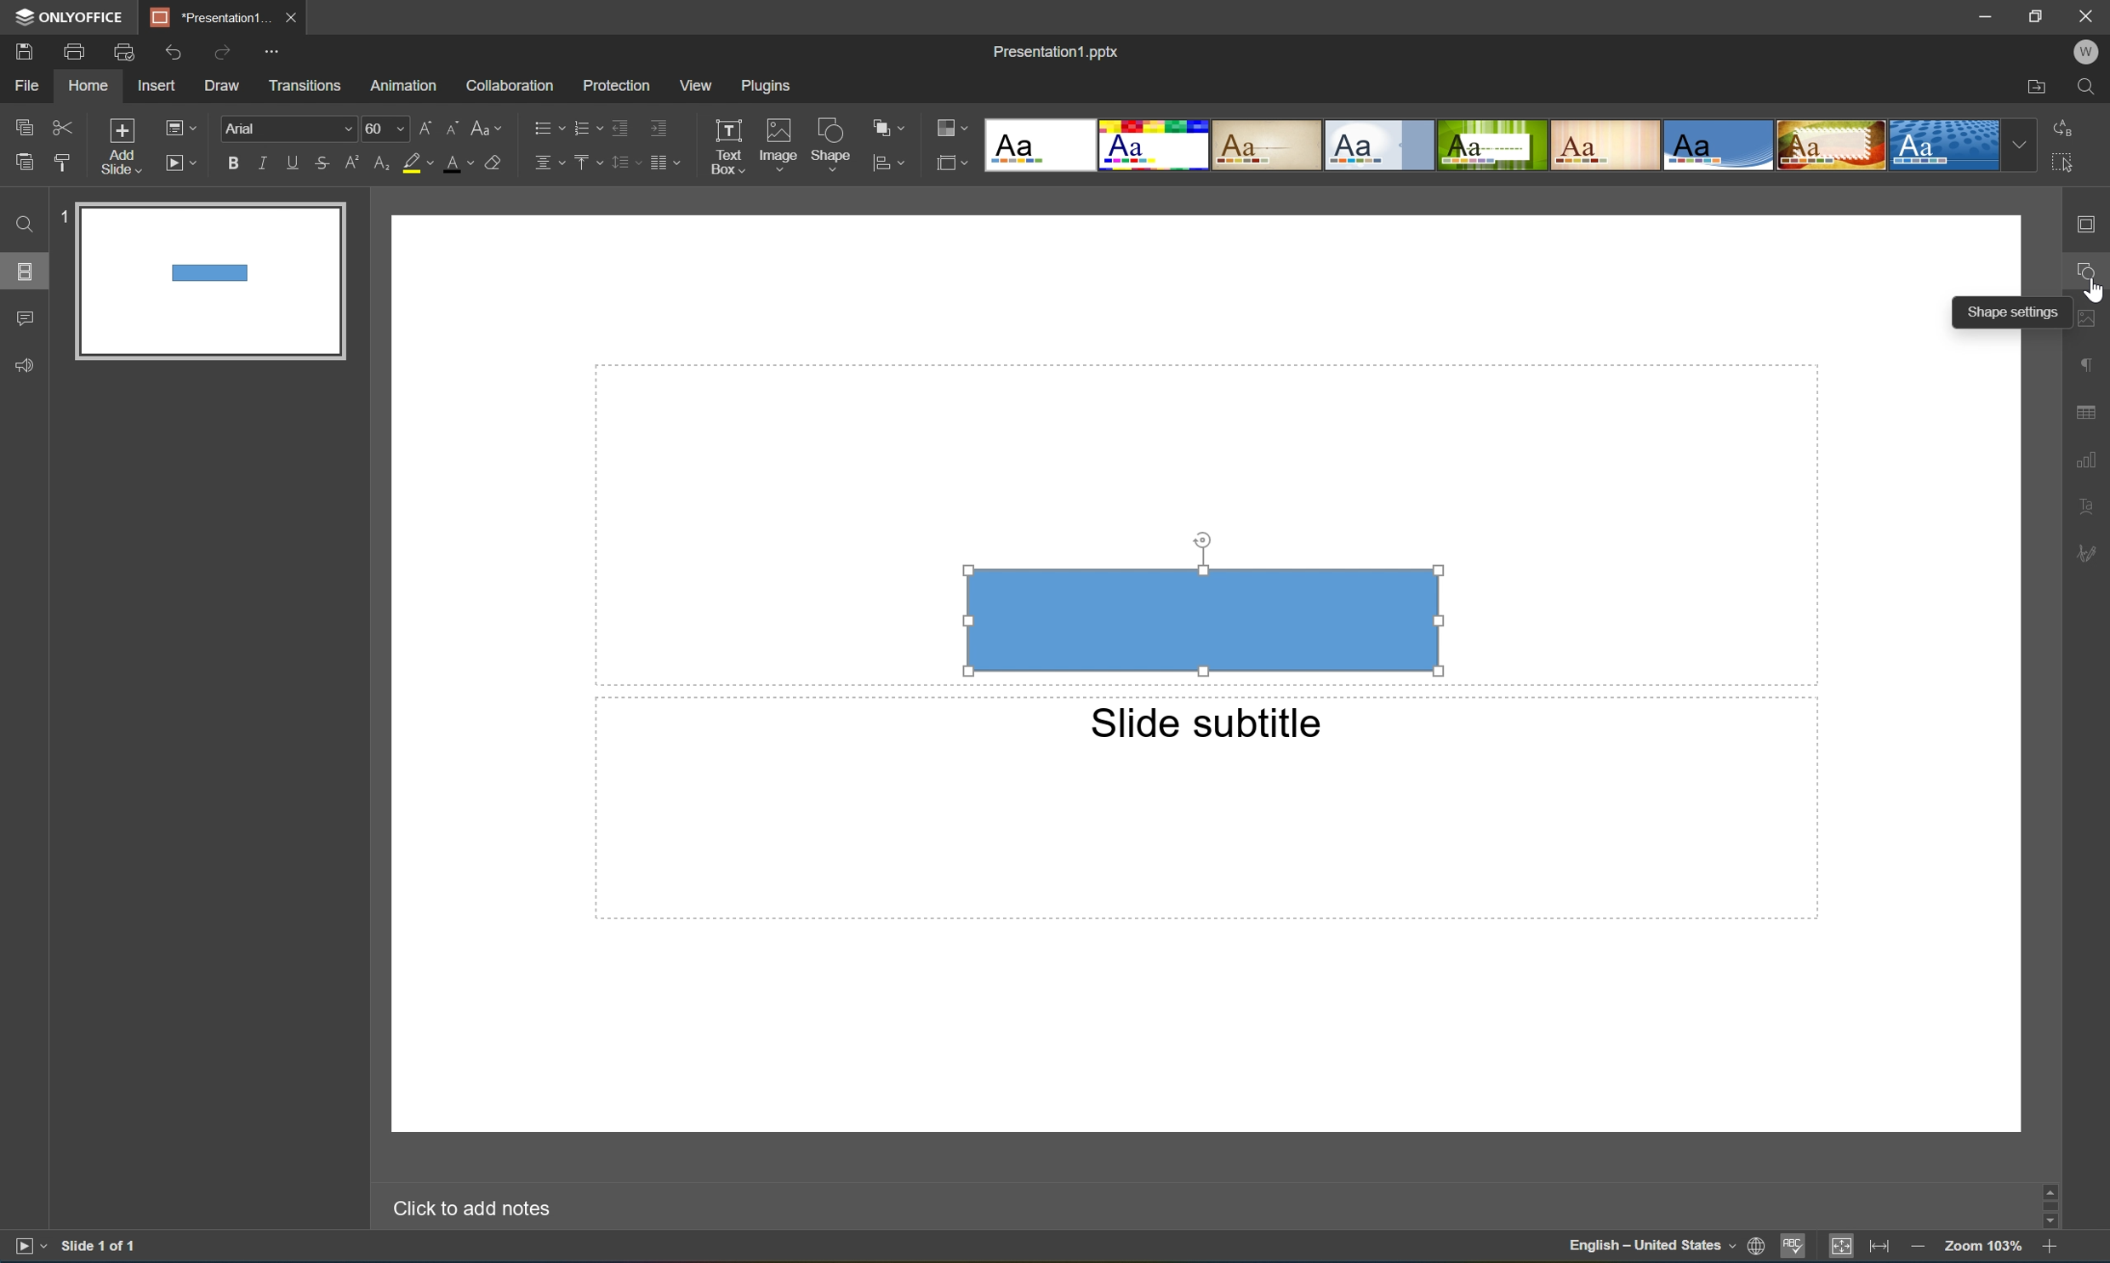 The height and width of the screenshot is (1263, 2110). Describe the element at coordinates (26, 319) in the screenshot. I see `Comments` at that location.